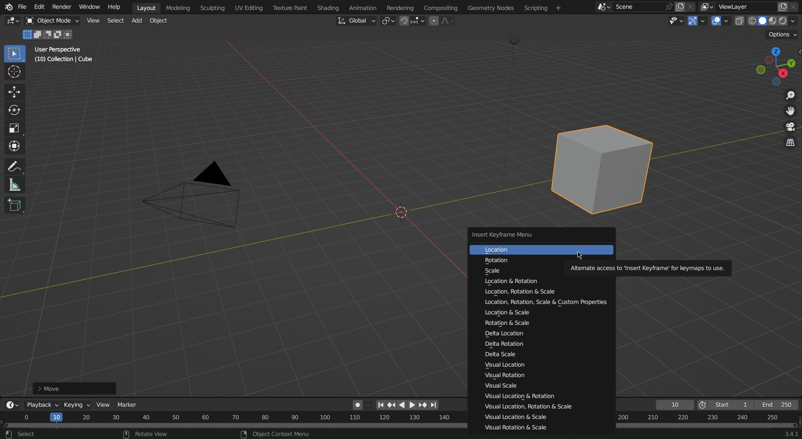 This screenshot has width=802, height=439. Describe the element at coordinates (673, 405) in the screenshot. I see `Frame` at that location.